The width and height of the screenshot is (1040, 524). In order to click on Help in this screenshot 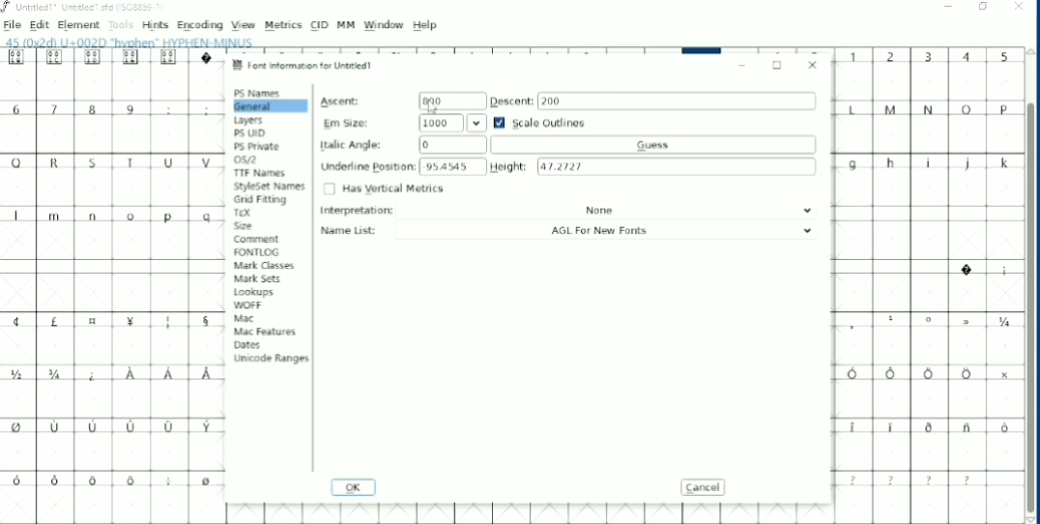, I will do `click(426, 25)`.